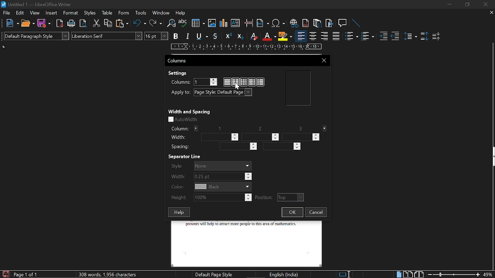 The image size is (495, 278). What do you see at coordinates (301, 36) in the screenshot?
I see `Align left` at bounding box center [301, 36].